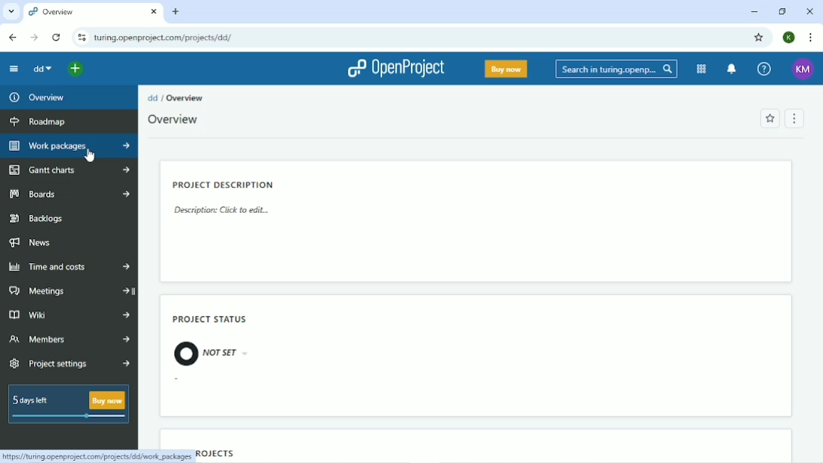  What do you see at coordinates (791, 37) in the screenshot?
I see `Account` at bounding box center [791, 37].